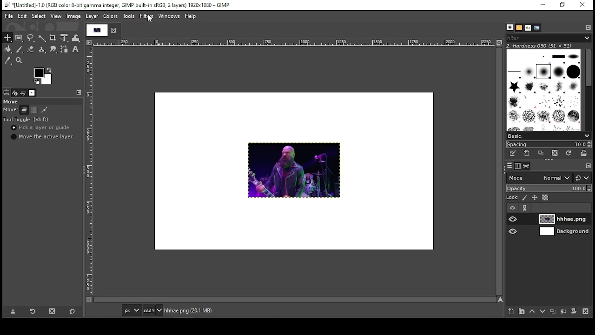  Describe the element at coordinates (544, 90) in the screenshot. I see `brushes` at that location.